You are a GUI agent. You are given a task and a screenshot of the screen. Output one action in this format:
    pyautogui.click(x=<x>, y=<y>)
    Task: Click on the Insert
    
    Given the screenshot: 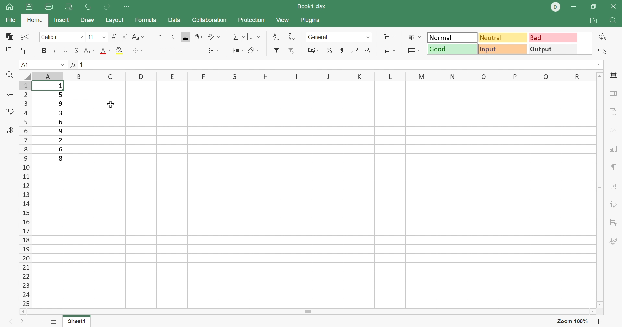 What is the action you would take?
    pyautogui.click(x=62, y=21)
    